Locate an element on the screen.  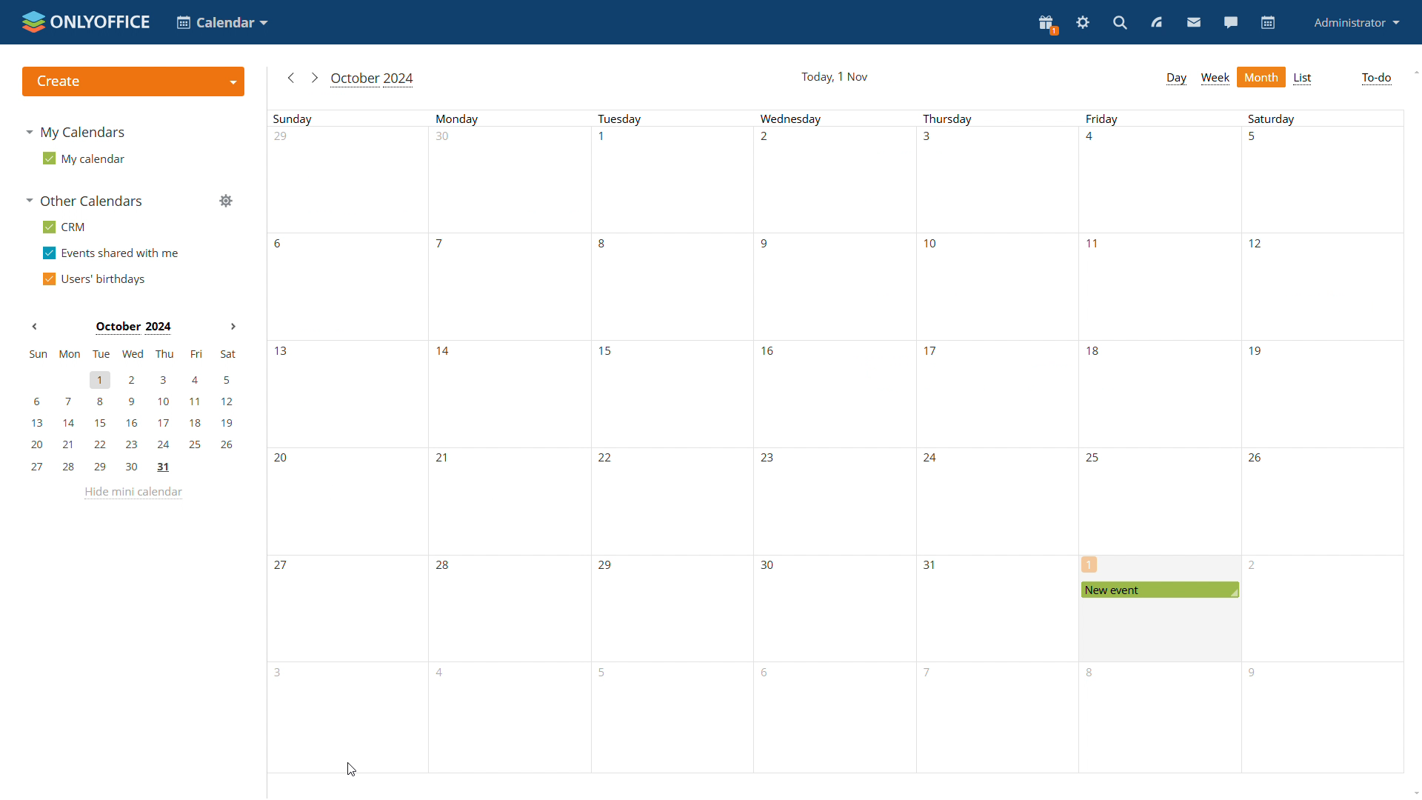
Monday is located at coordinates (513, 441).